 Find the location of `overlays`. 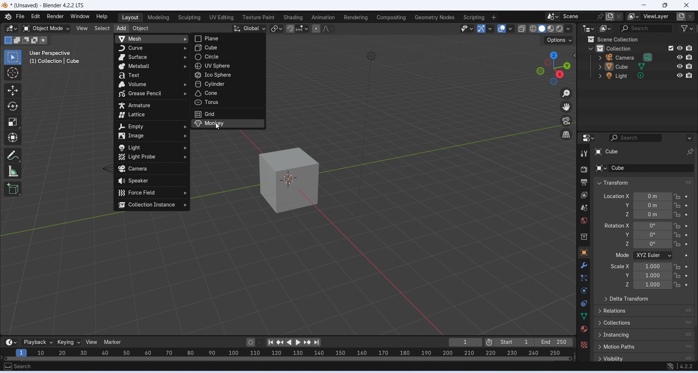

overlays is located at coordinates (510, 29).